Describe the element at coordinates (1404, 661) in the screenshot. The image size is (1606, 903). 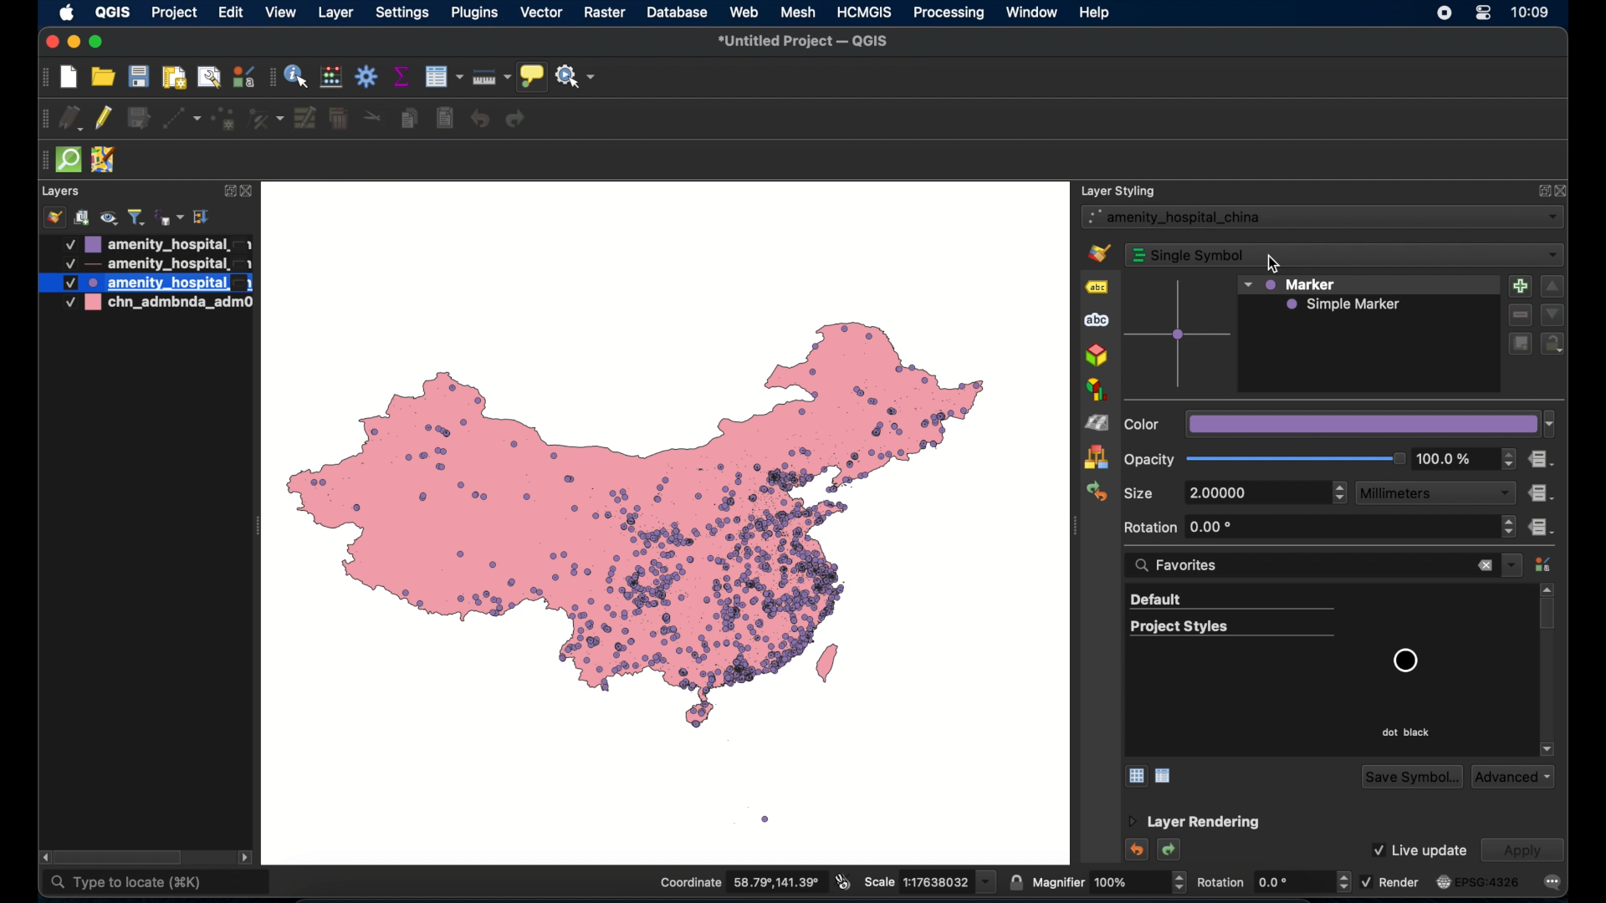
I see `dot black preview` at that location.